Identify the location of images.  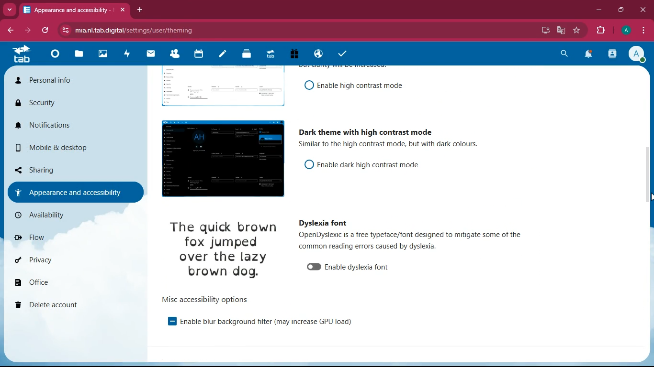
(105, 53).